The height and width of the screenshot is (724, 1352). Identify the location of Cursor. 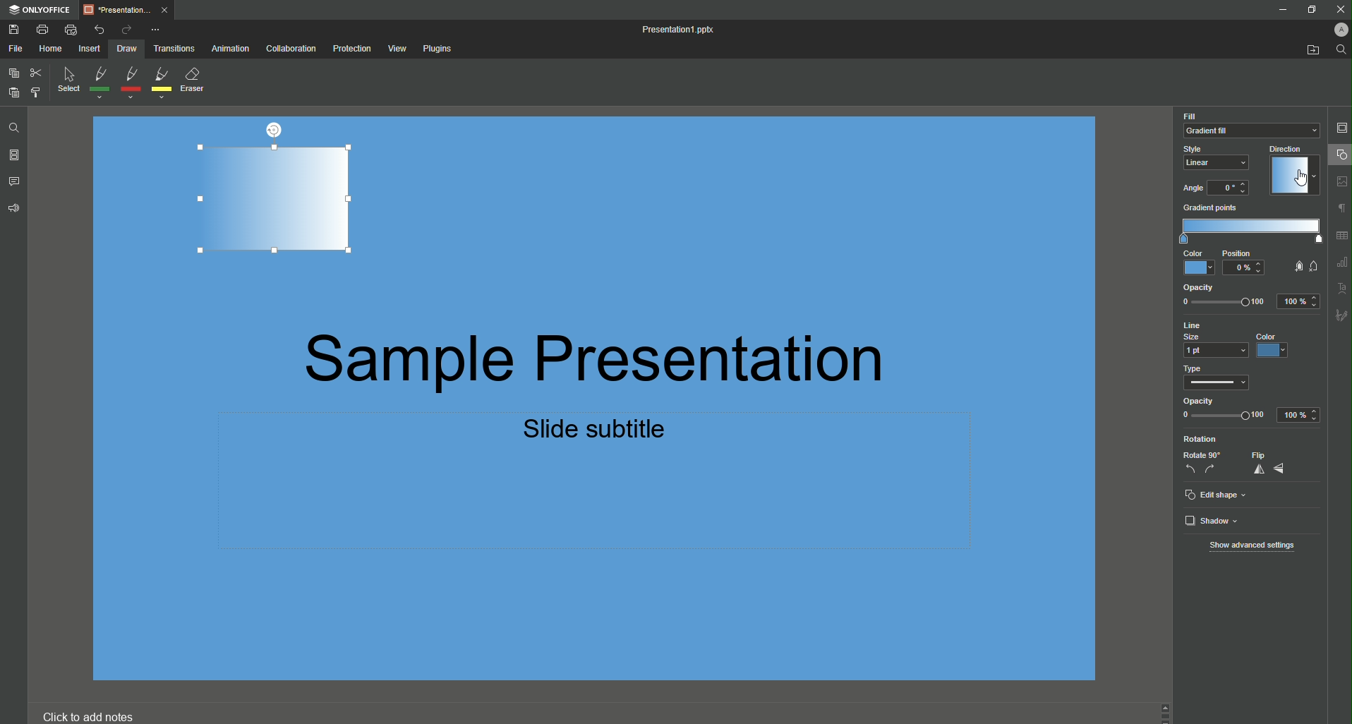
(1338, 157).